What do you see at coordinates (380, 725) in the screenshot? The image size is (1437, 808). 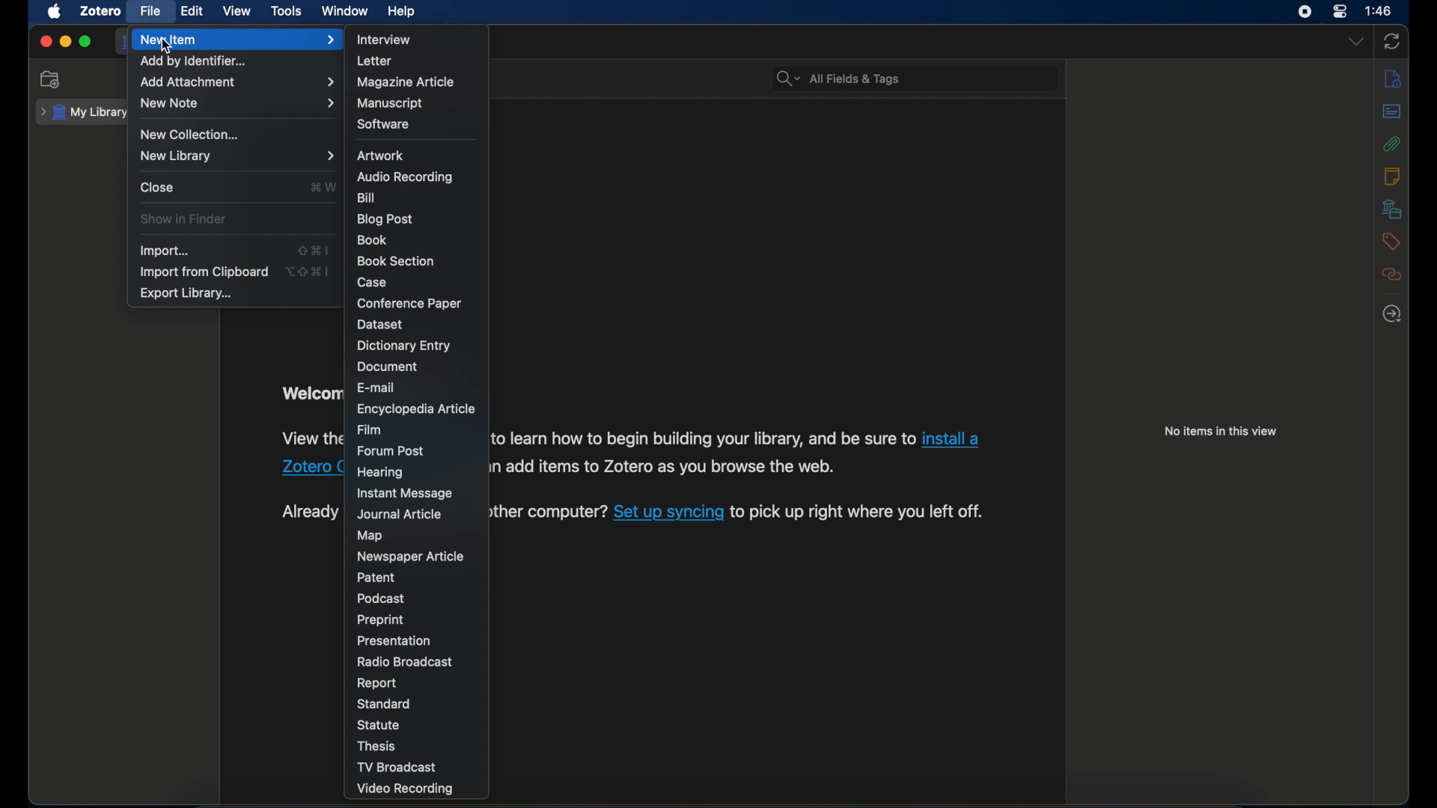 I see `statue` at bounding box center [380, 725].